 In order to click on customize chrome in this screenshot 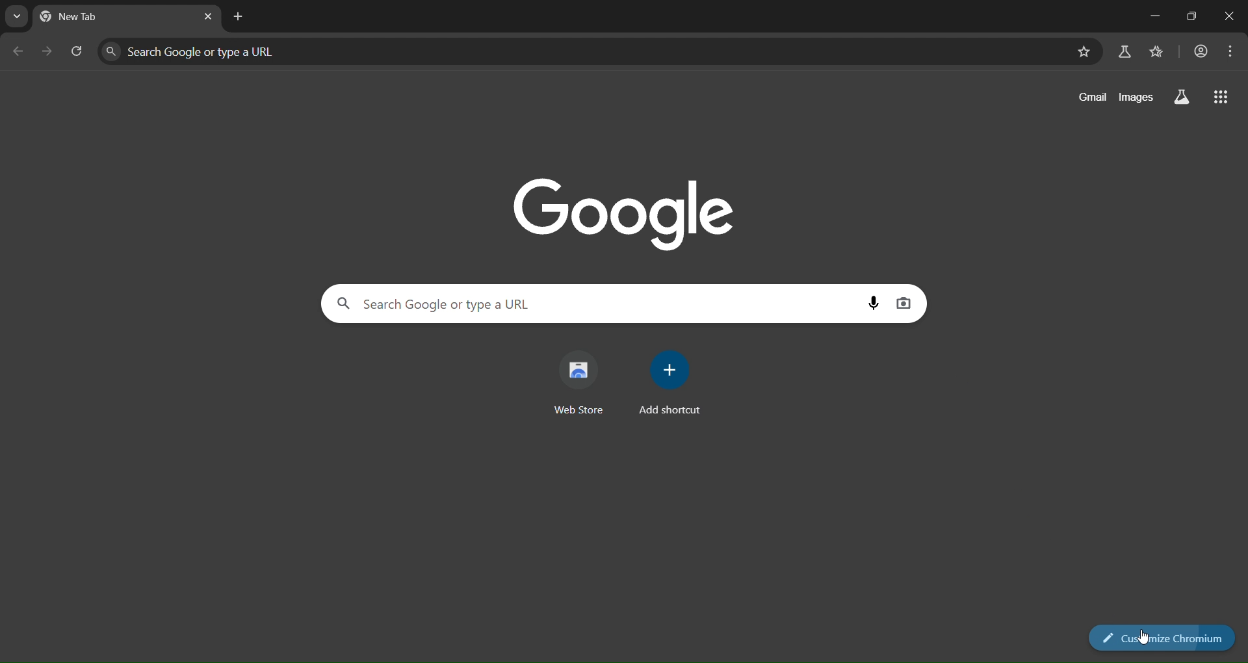, I will do `click(1160, 638)`.